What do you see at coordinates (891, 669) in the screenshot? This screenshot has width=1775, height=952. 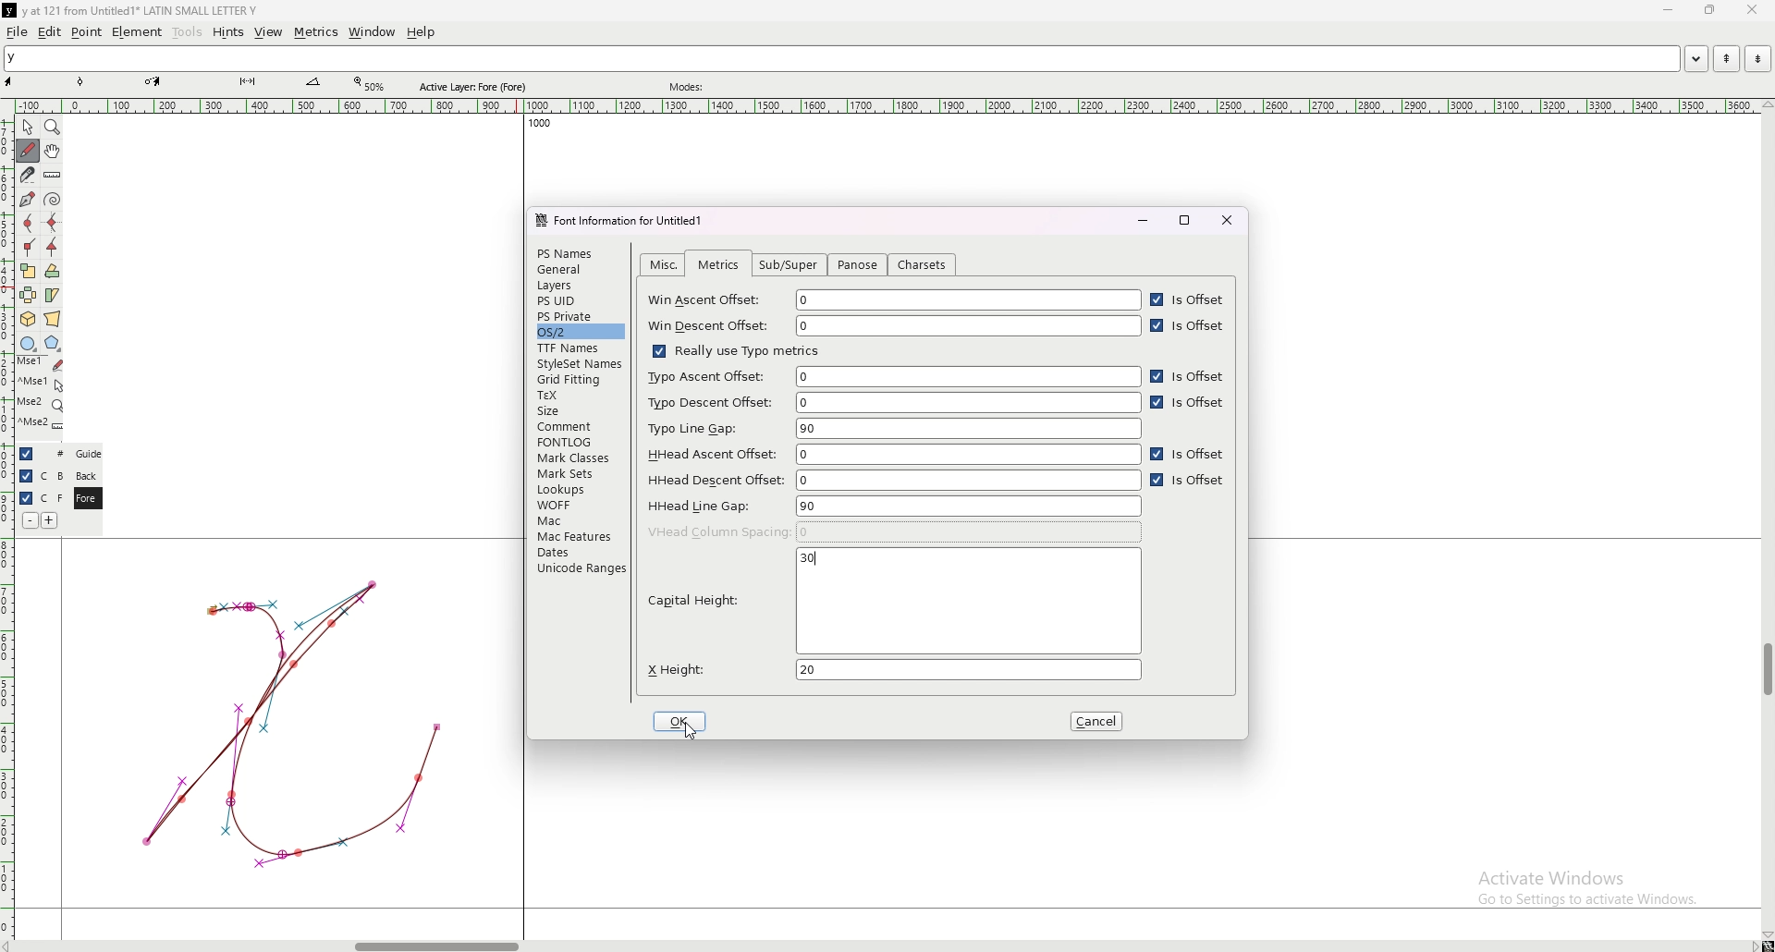 I see `x height 20` at bounding box center [891, 669].